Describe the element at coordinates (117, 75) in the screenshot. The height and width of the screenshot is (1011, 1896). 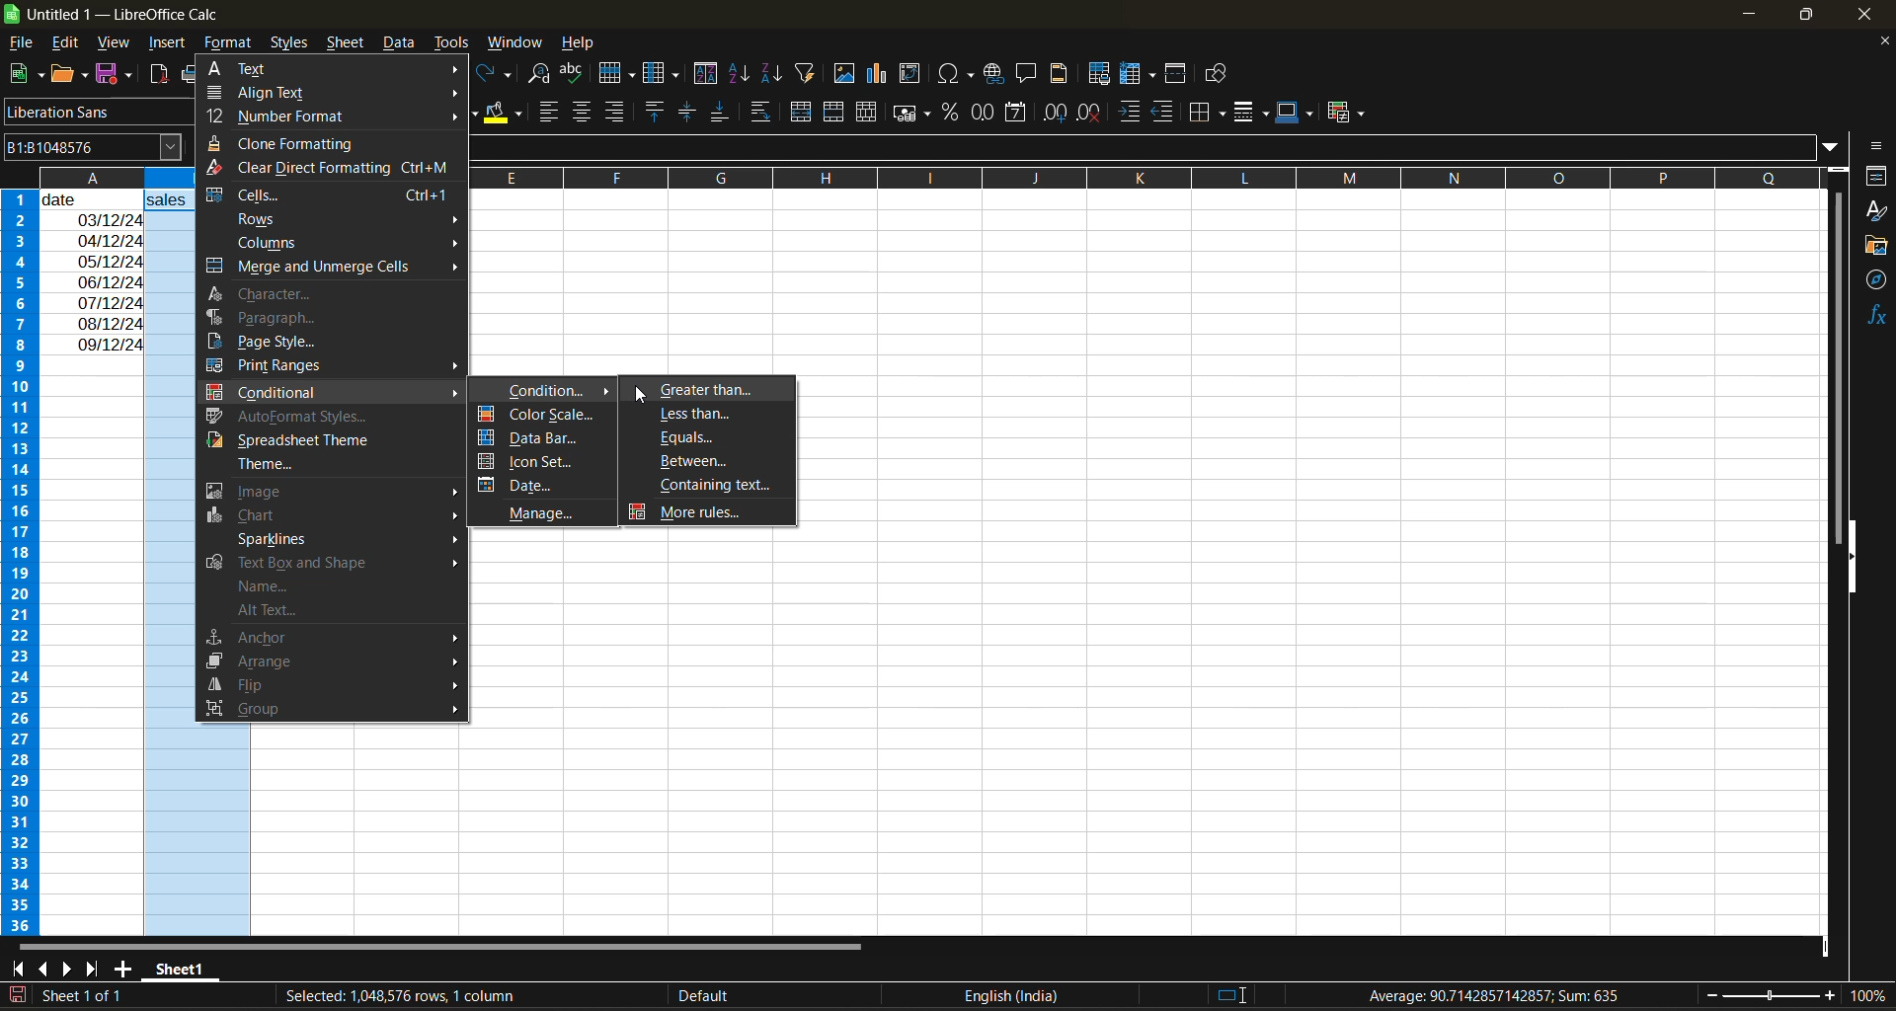
I see `save` at that location.